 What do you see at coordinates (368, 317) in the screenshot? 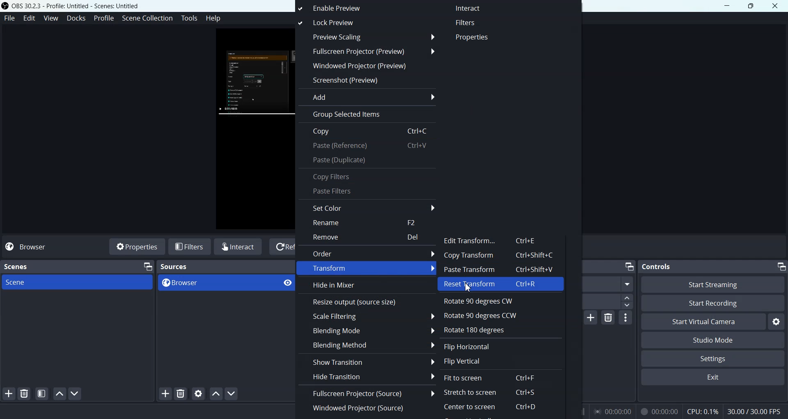
I see `Scale Filtering` at bounding box center [368, 317].